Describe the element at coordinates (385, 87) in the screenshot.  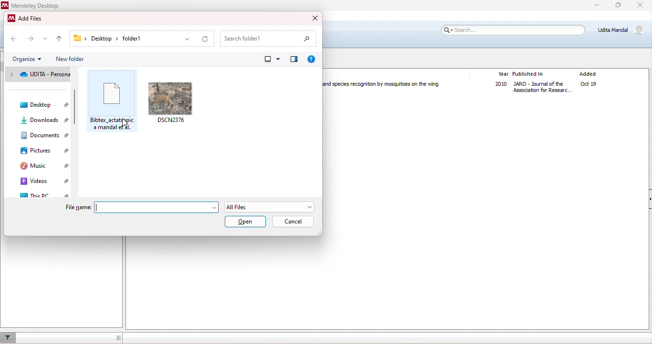
I see `Humming in Tune: Sex and Species Recognition by Mosquitoes on the Wing` at that location.